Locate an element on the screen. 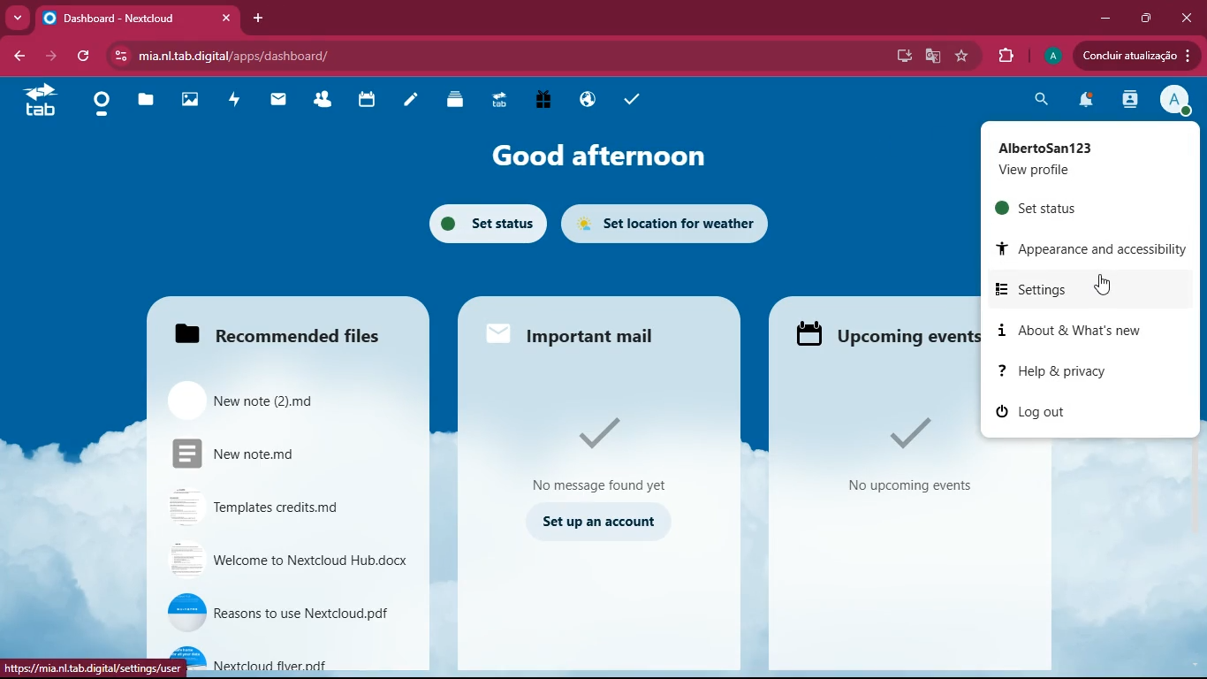 The image size is (1207, 679). settings is located at coordinates (1079, 286).